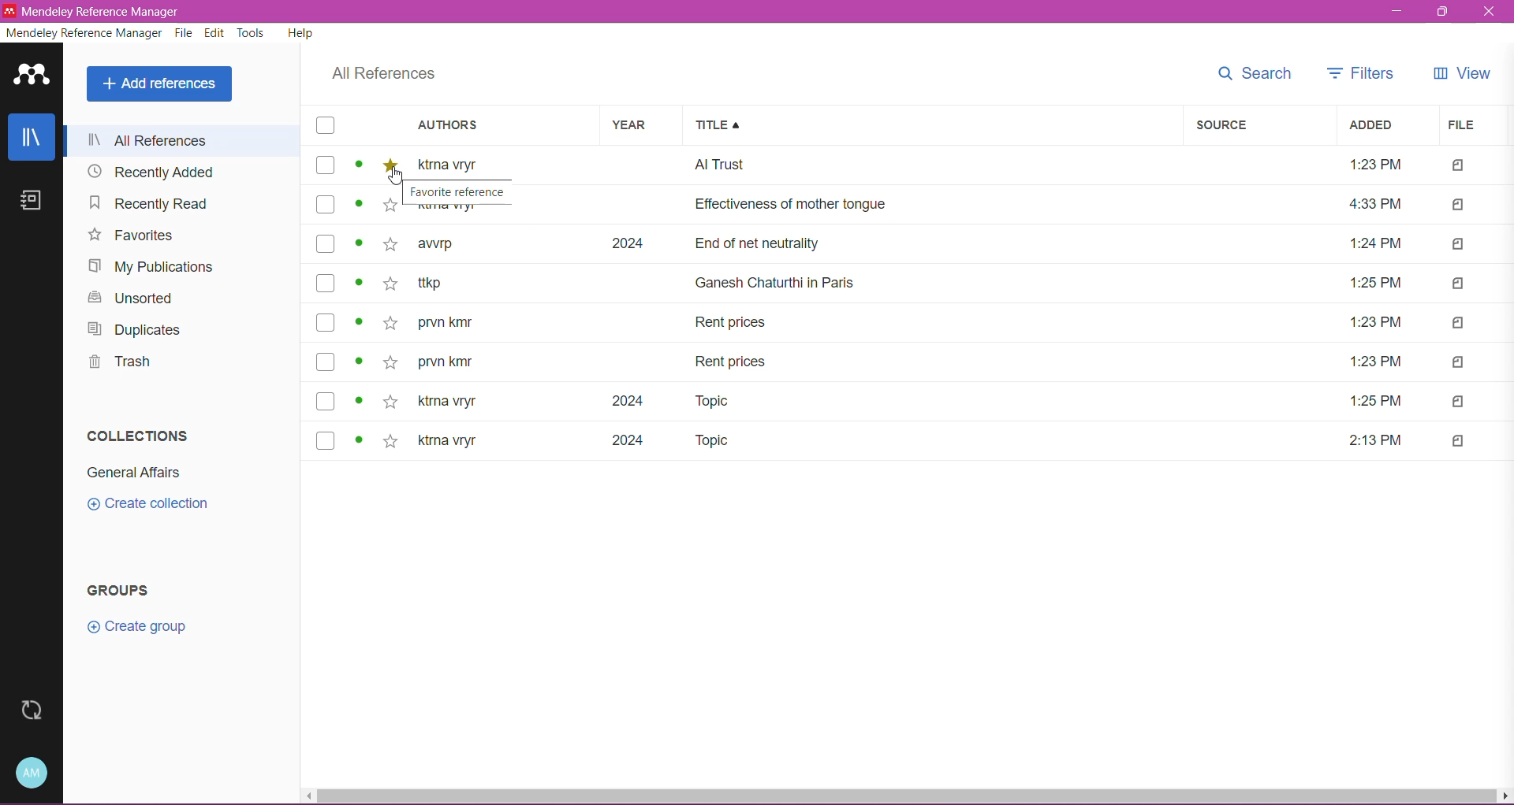 The width and height of the screenshot is (1514, 805). I want to click on Title Bar color change on Click, so click(780, 12).